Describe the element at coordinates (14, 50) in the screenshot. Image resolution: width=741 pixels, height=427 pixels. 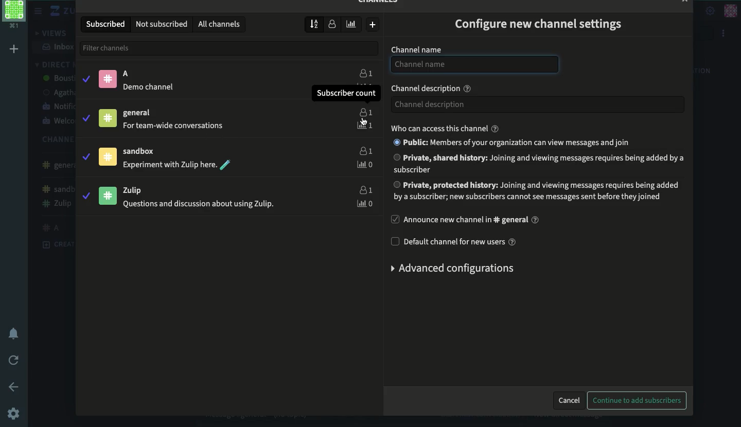
I see `add workspace` at that location.